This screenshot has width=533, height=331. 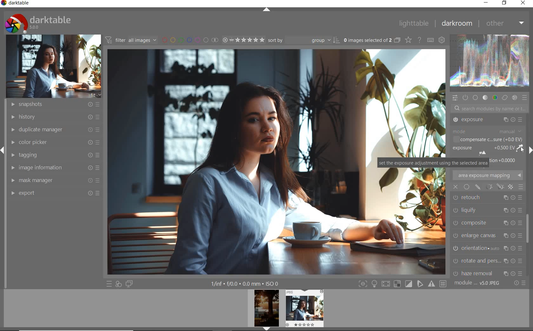 I want to click on SELECTED IMAGE, so click(x=241, y=162).